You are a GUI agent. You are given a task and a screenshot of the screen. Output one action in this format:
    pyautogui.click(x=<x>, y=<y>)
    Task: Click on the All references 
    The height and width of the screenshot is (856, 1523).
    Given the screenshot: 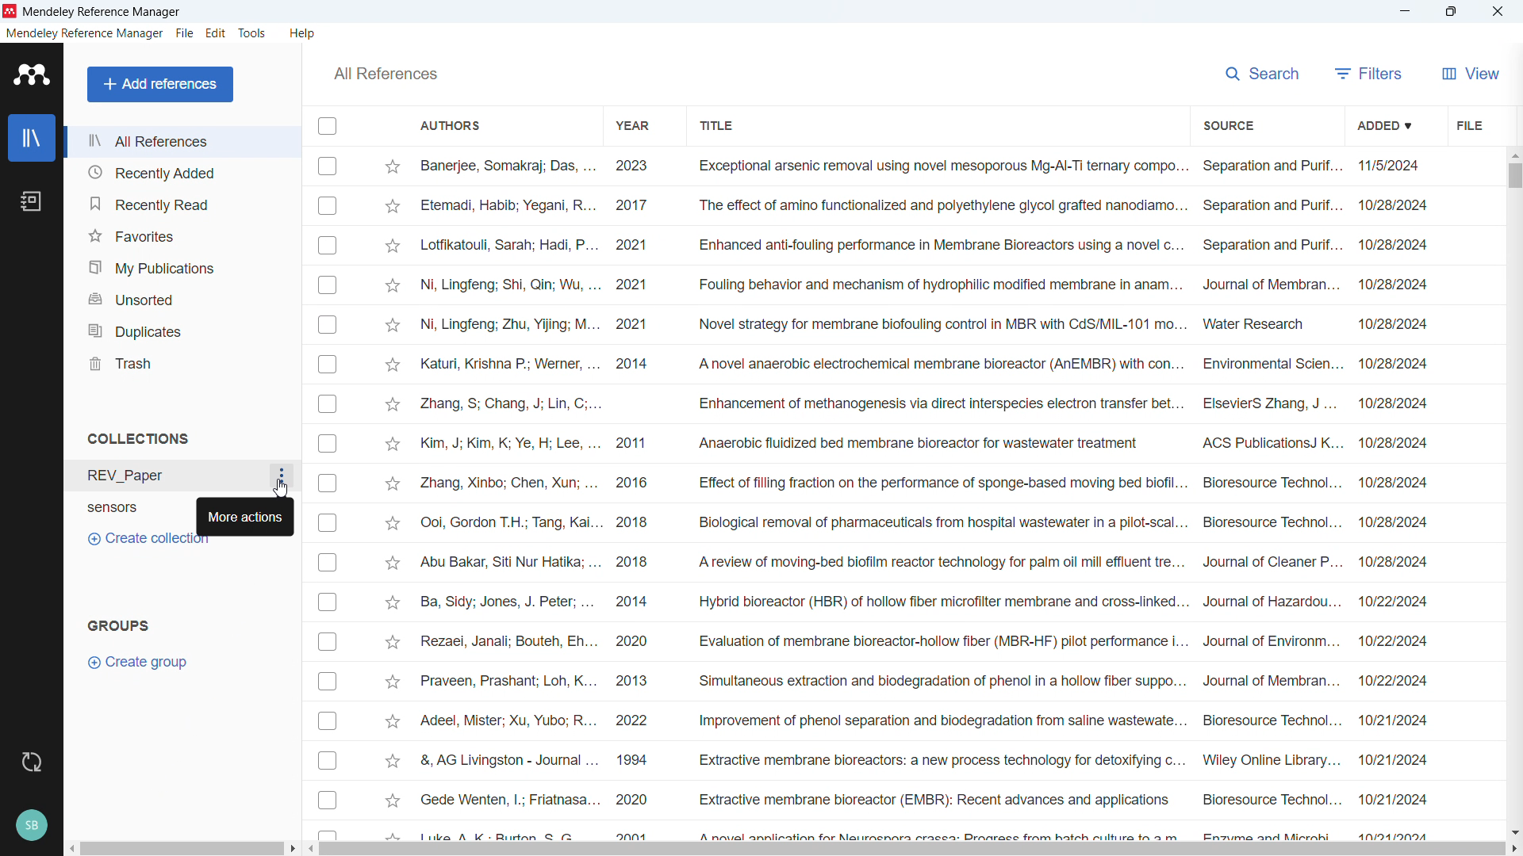 What is the action you would take?
    pyautogui.click(x=182, y=142)
    